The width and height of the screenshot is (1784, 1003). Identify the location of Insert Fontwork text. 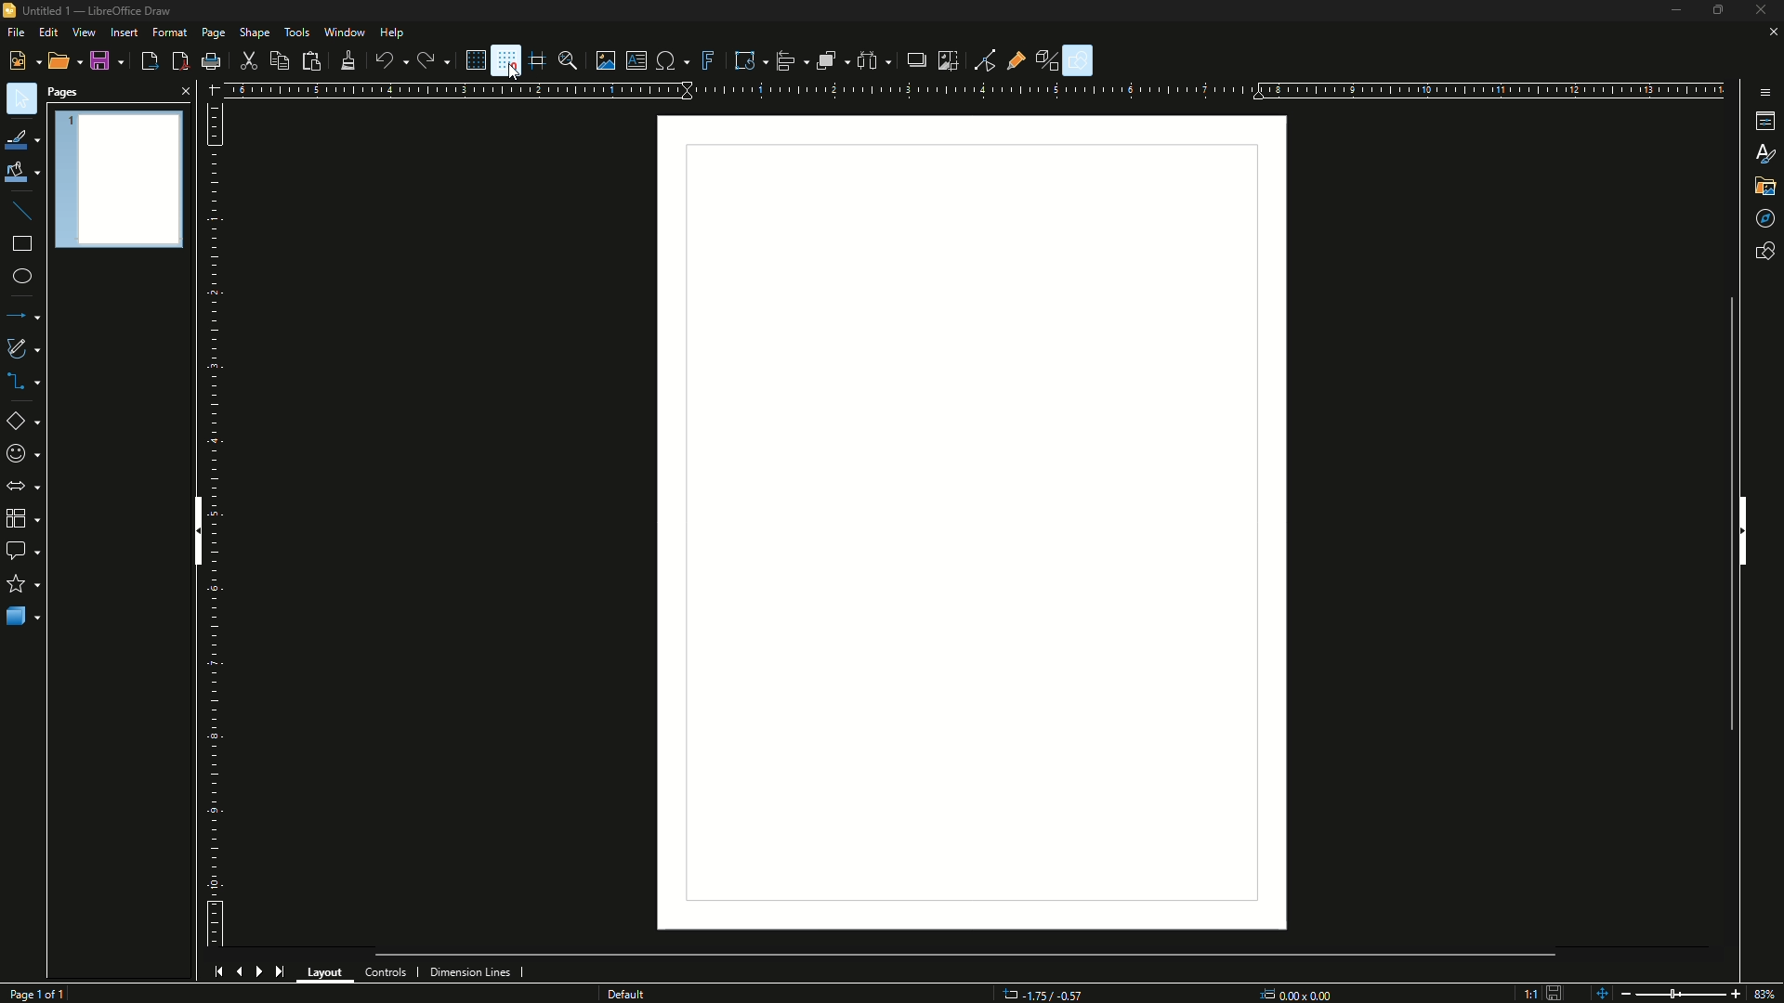
(702, 59).